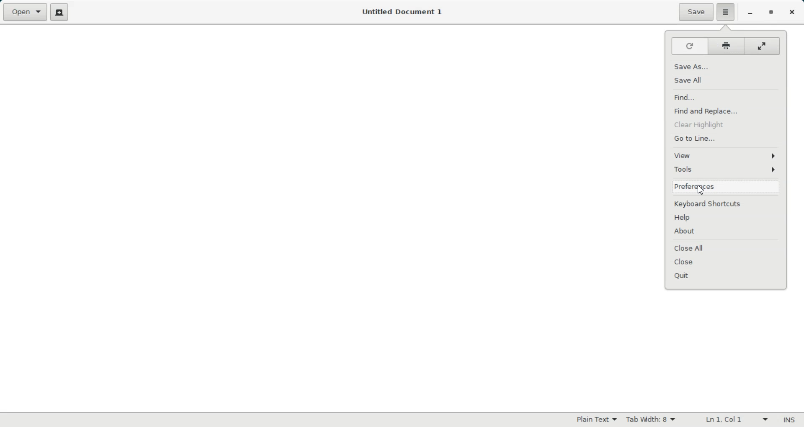  What do you see at coordinates (726, 110) in the screenshot?
I see `Find and Replace` at bounding box center [726, 110].